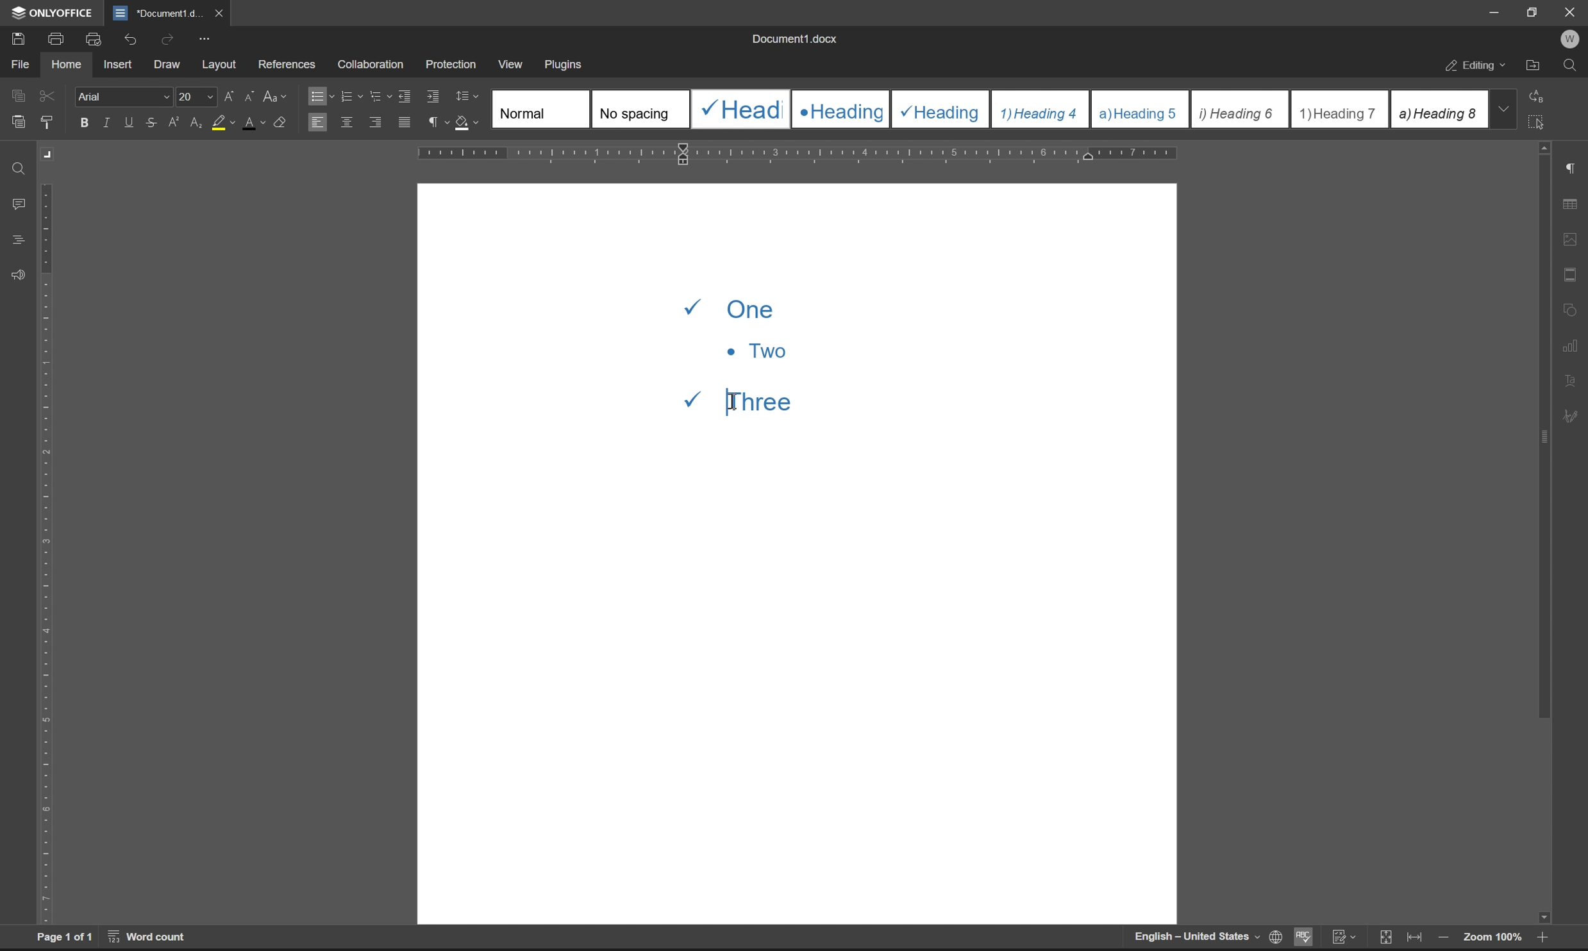  Describe the element at coordinates (1570, 169) in the screenshot. I see `paragraph settings` at that location.